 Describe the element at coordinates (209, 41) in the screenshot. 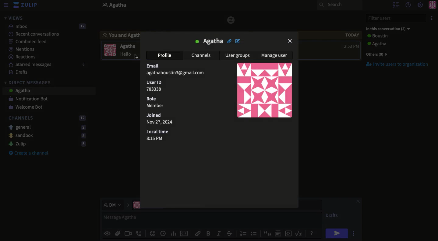

I see `User` at that location.